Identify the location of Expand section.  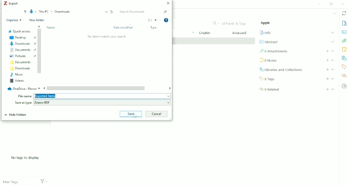
(332, 32).